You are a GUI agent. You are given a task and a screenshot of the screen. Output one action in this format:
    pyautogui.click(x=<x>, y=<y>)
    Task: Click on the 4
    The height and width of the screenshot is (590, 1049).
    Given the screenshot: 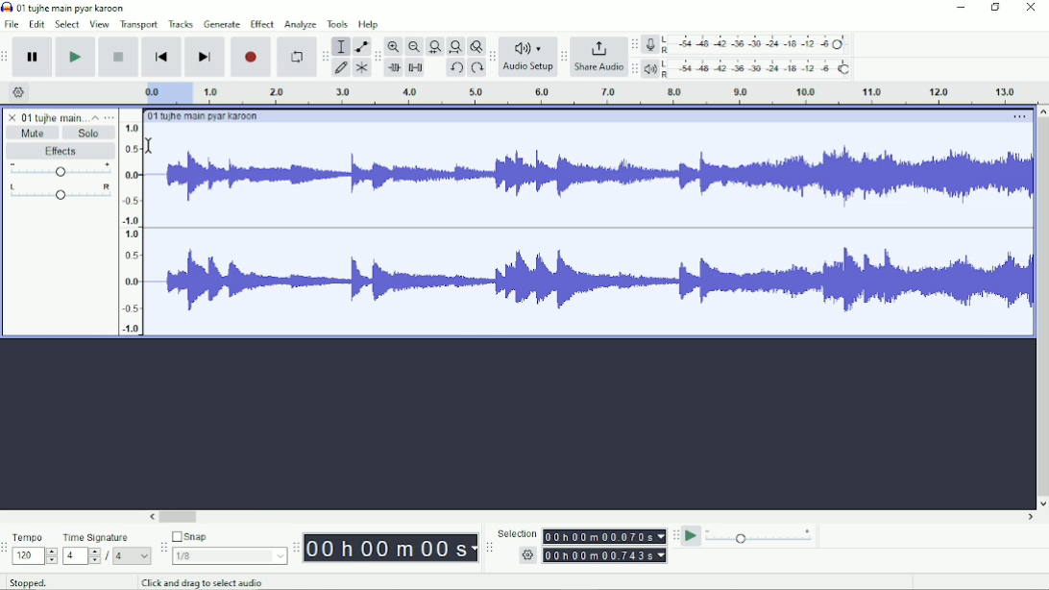 What is the action you would take?
    pyautogui.click(x=132, y=555)
    